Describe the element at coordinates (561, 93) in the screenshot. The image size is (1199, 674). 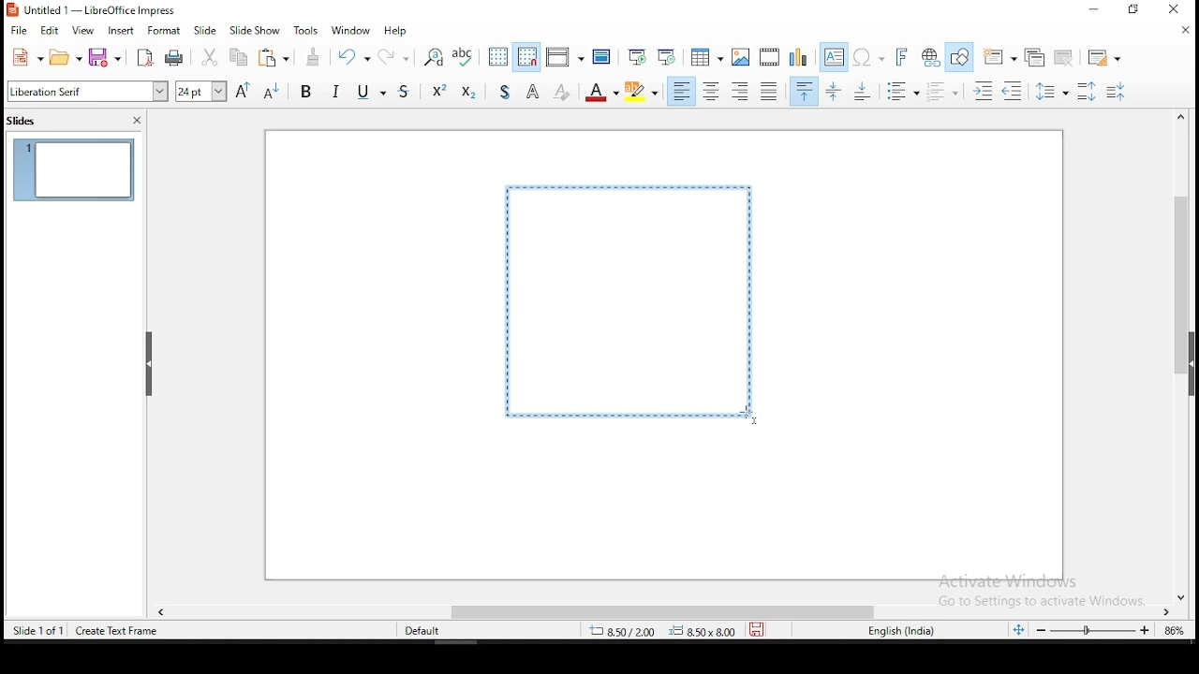
I see `clear direct formatting` at that location.